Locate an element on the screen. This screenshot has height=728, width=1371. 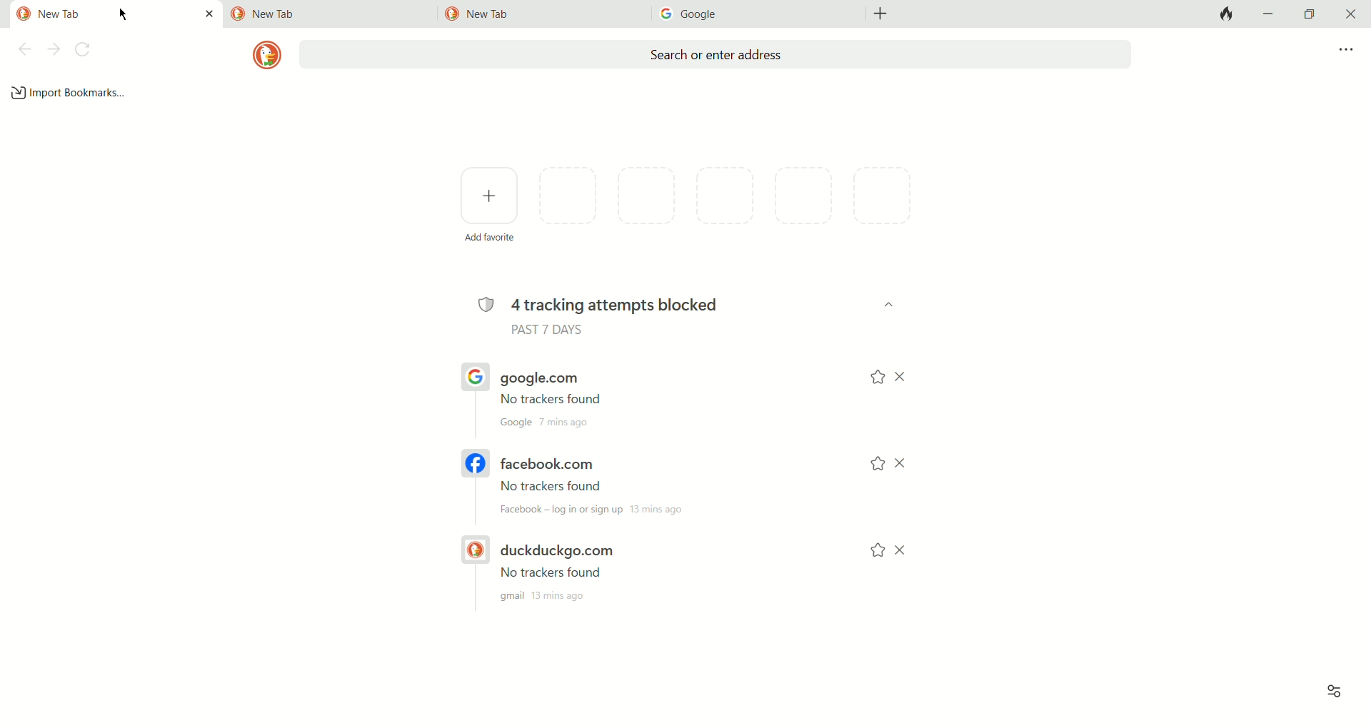
back is located at coordinates (26, 50).